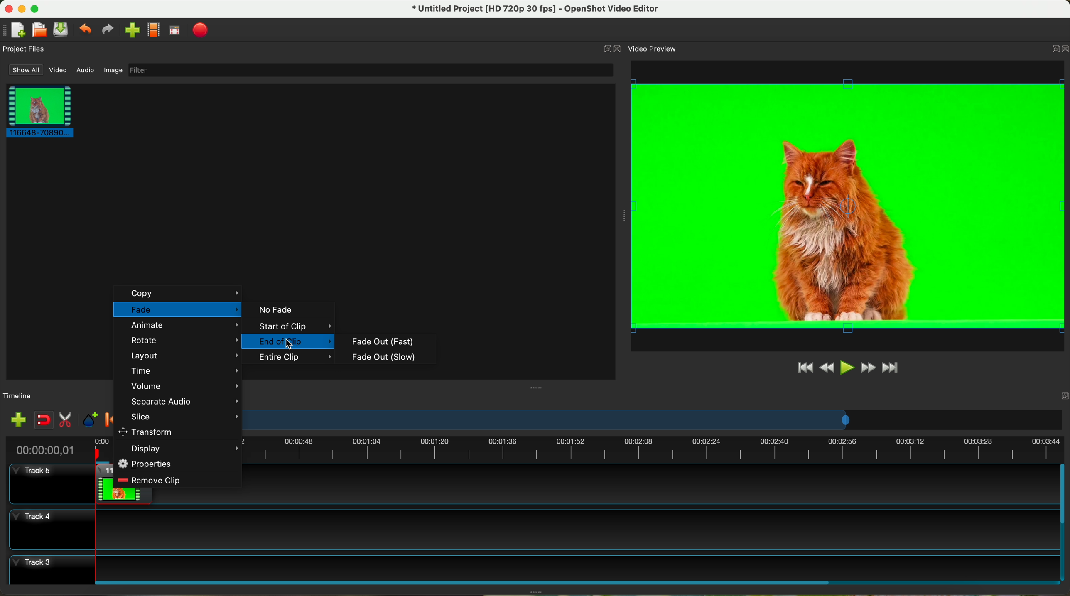 This screenshot has width=1070, height=596. Describe the element at coordinates (804, 367) in the screenshot. I see `jump to start` at that location.